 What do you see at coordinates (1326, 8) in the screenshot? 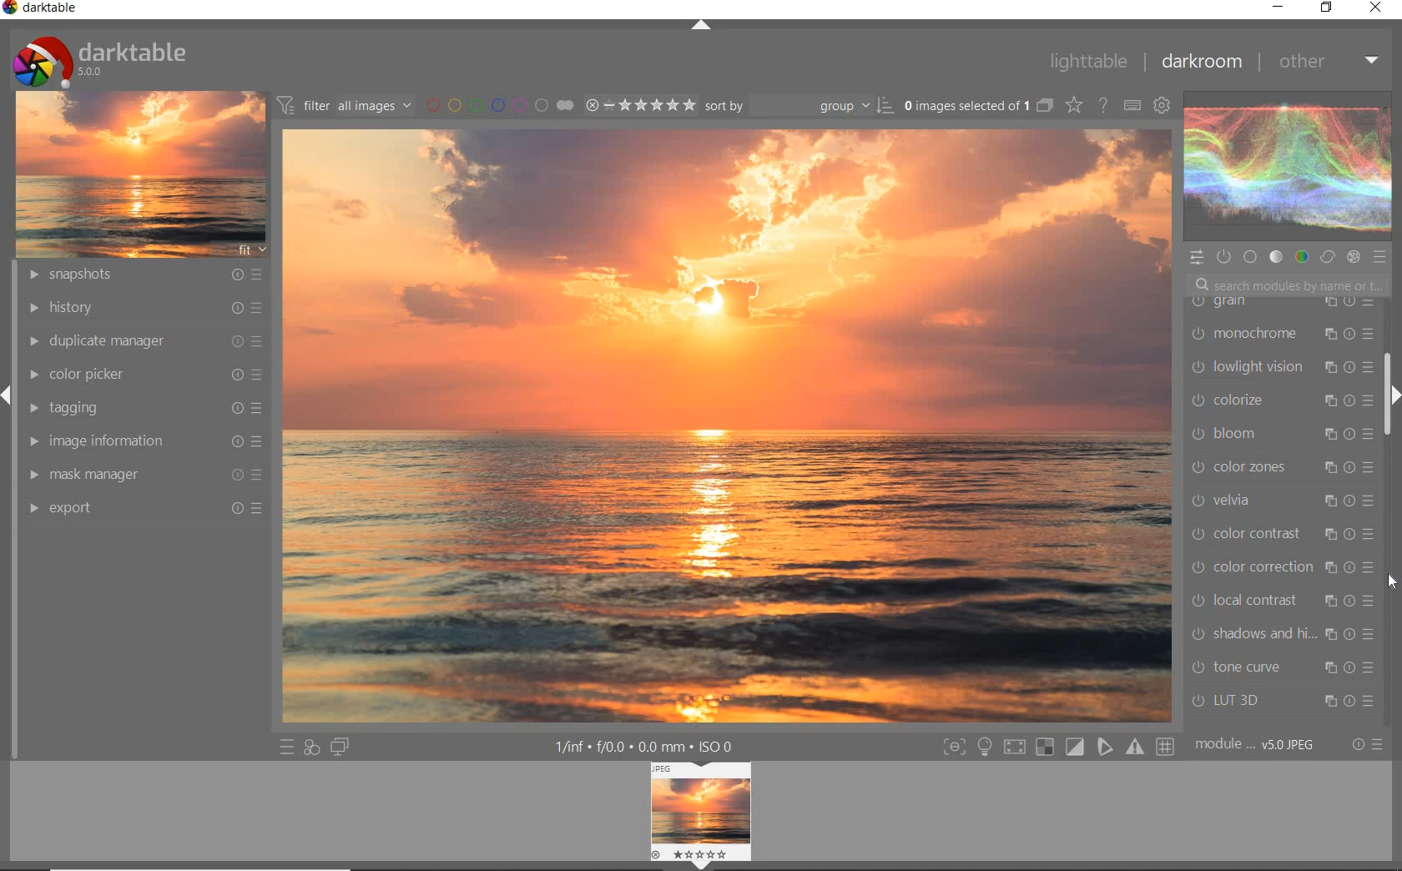
I see `restore` at bounding box center [1326, 8].